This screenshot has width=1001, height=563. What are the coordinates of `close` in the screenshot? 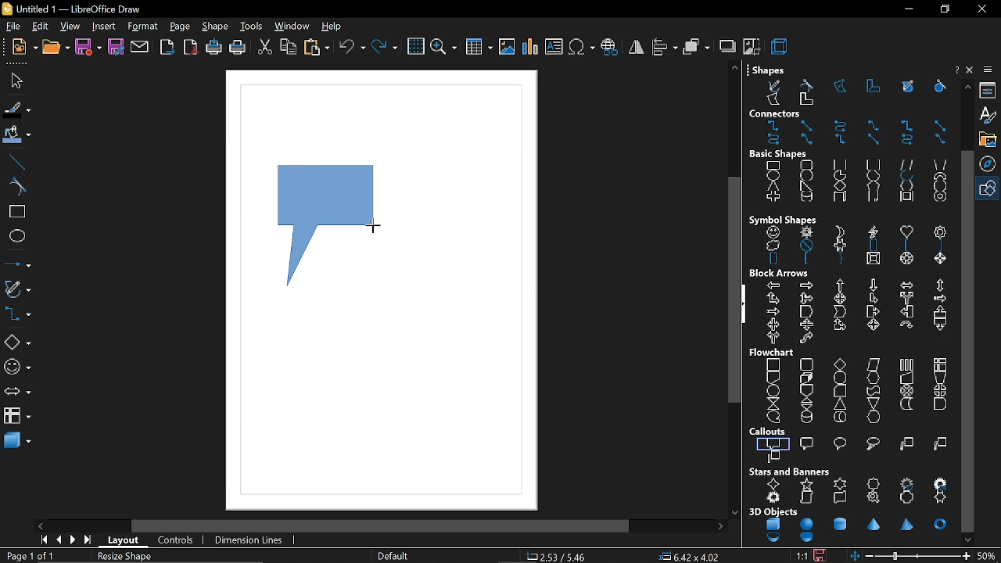 It's located at (971, 70).